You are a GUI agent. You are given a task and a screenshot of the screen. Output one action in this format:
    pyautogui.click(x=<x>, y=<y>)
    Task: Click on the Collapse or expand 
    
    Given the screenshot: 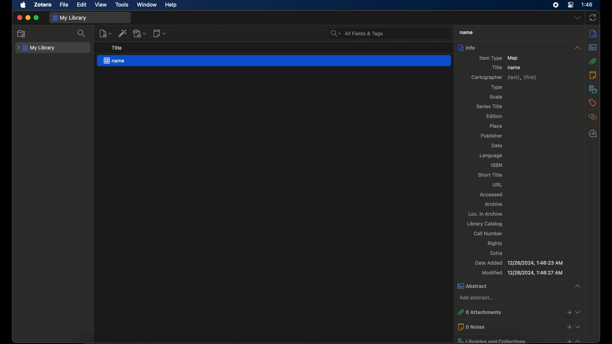 What is the action you would take?
    pyautogui.click(x=579, y=312)
    